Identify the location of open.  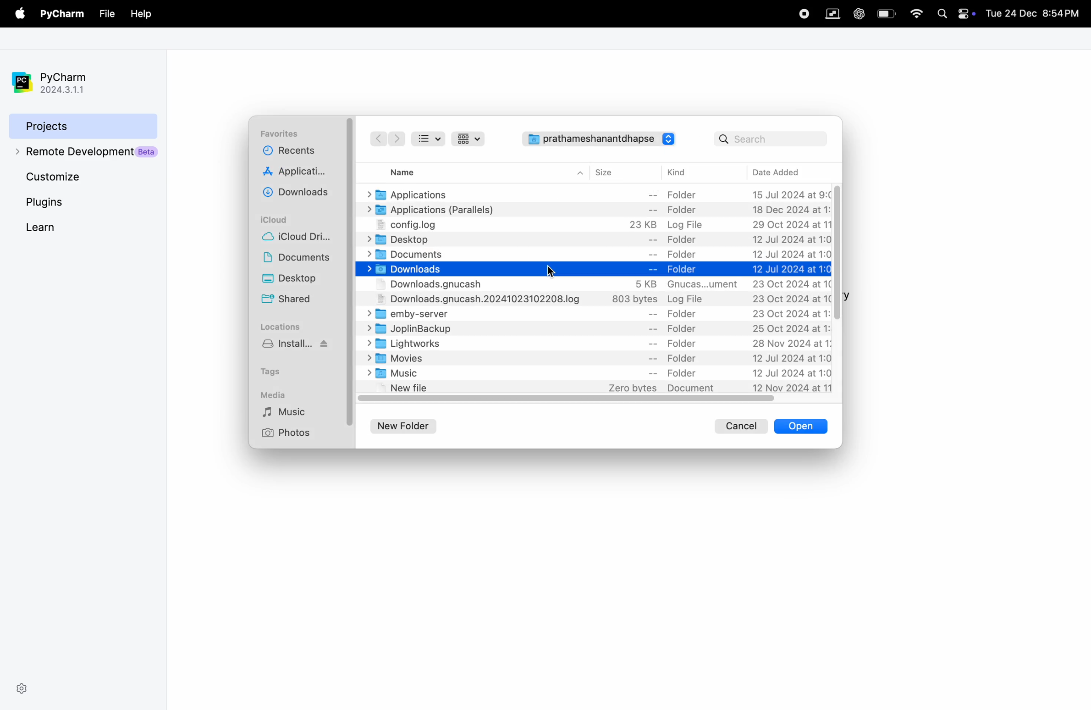
(801, 426).